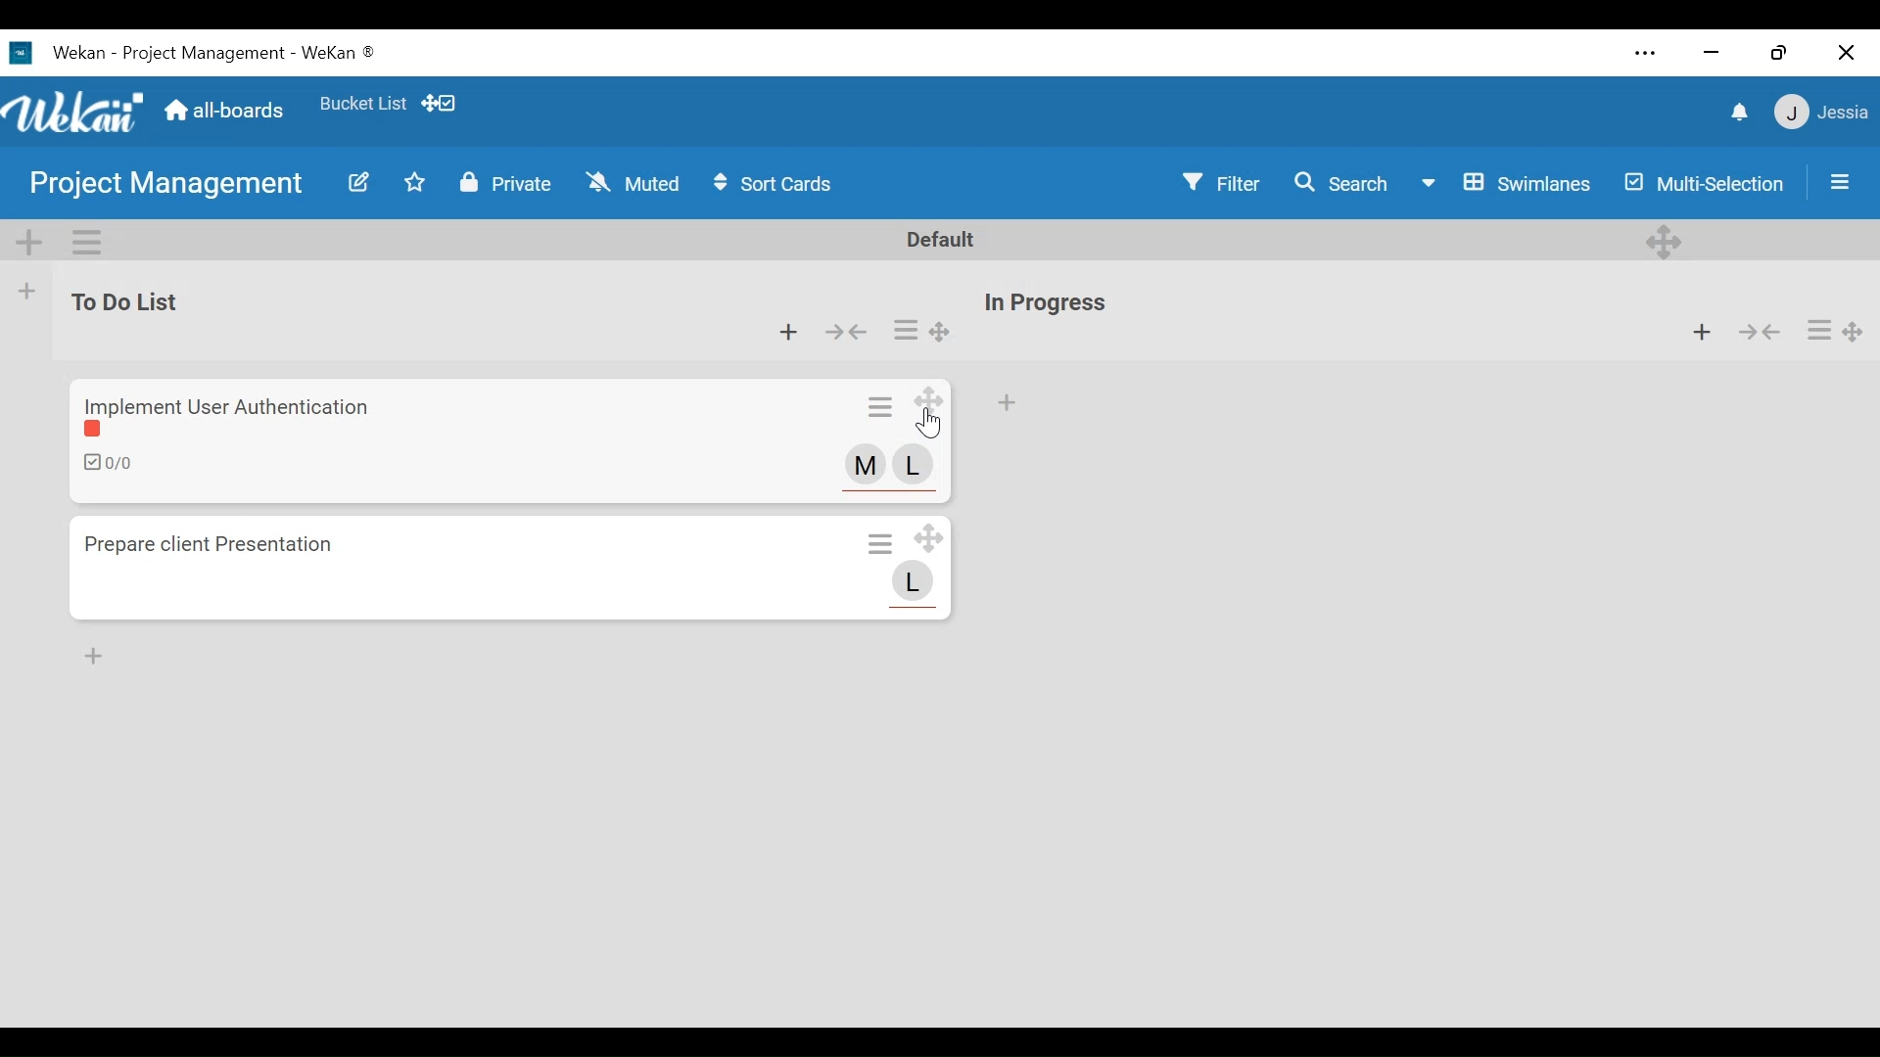 This screenshot has width=1880, height=1057. Describe the element at coordinates (775, 183) in the screenshot. I see `Sort Cards` at that location.